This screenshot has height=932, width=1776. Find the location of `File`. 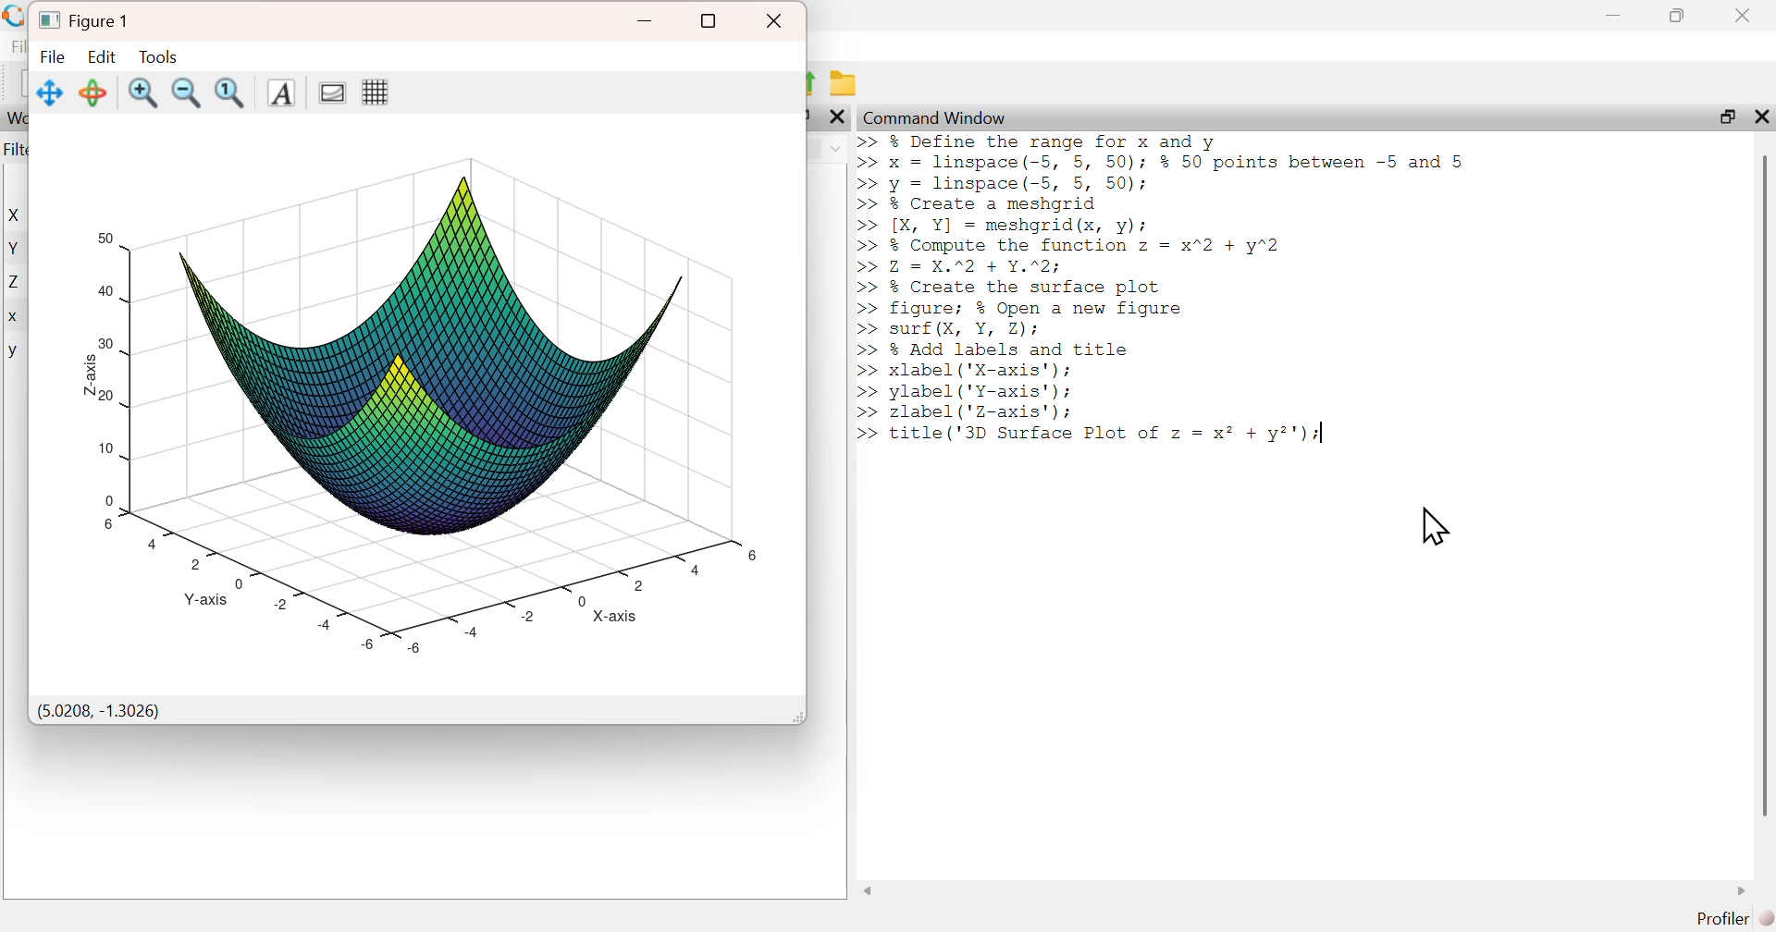

File is located at coordinates (54, 56).